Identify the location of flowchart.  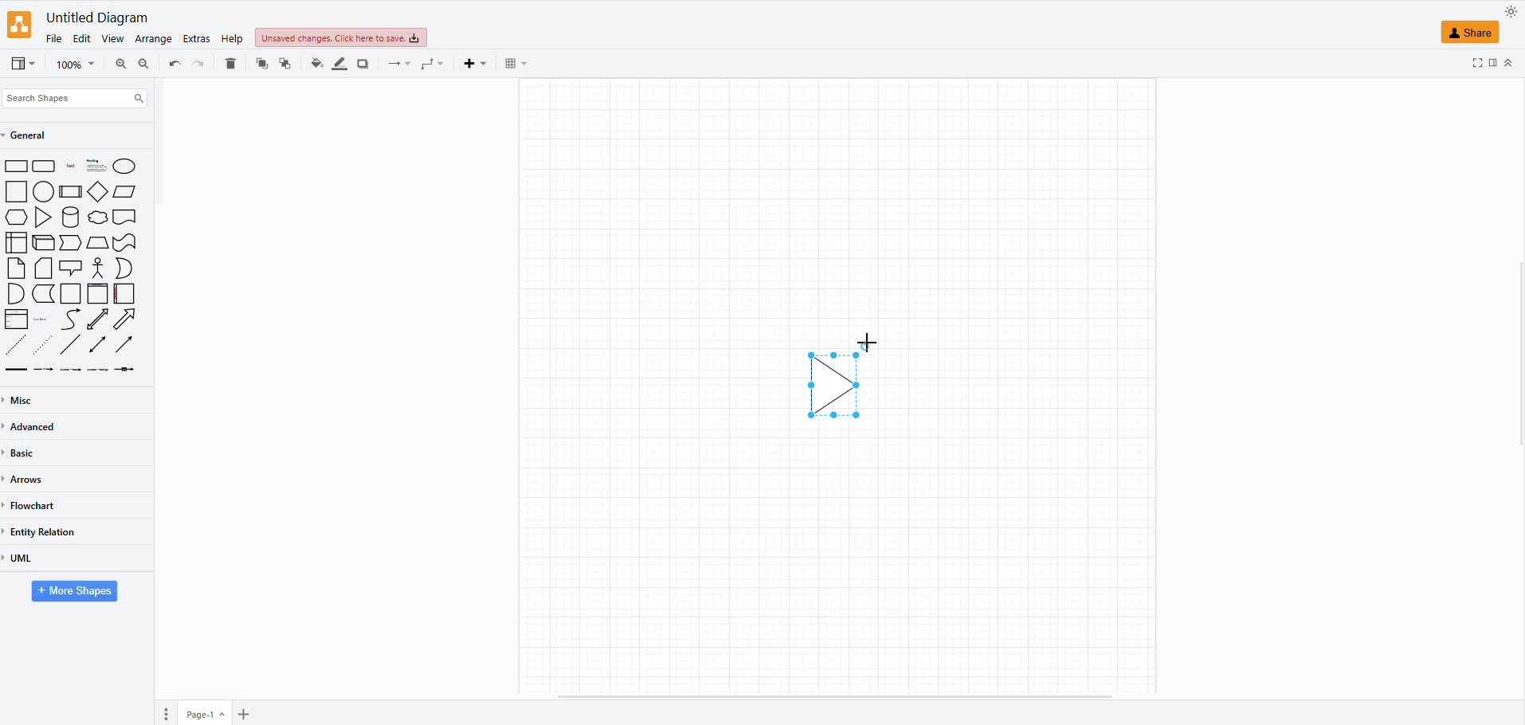
(38, 502).